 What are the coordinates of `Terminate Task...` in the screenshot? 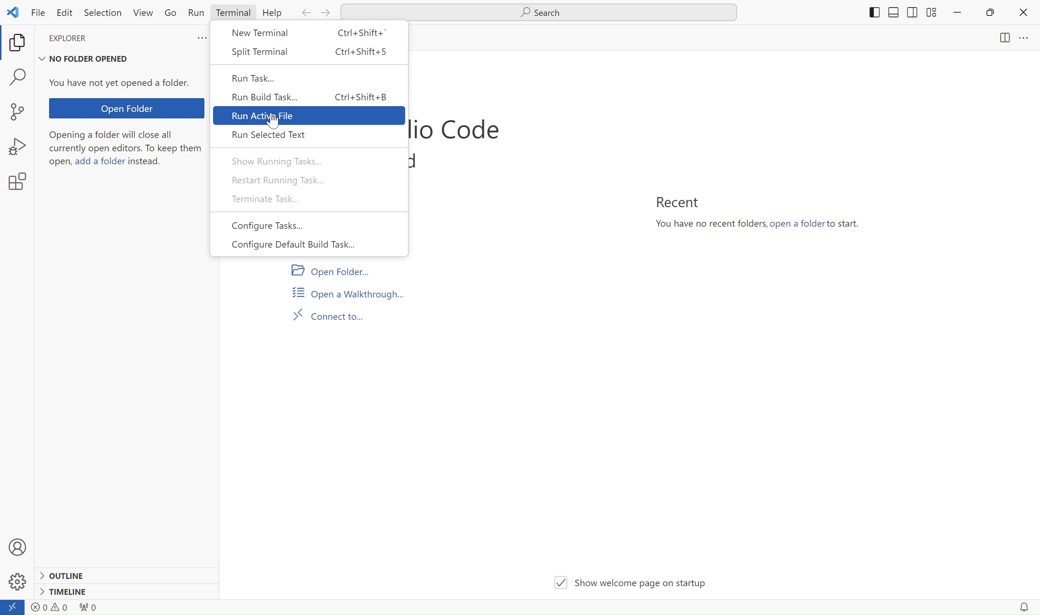 It's located at (308, 199).